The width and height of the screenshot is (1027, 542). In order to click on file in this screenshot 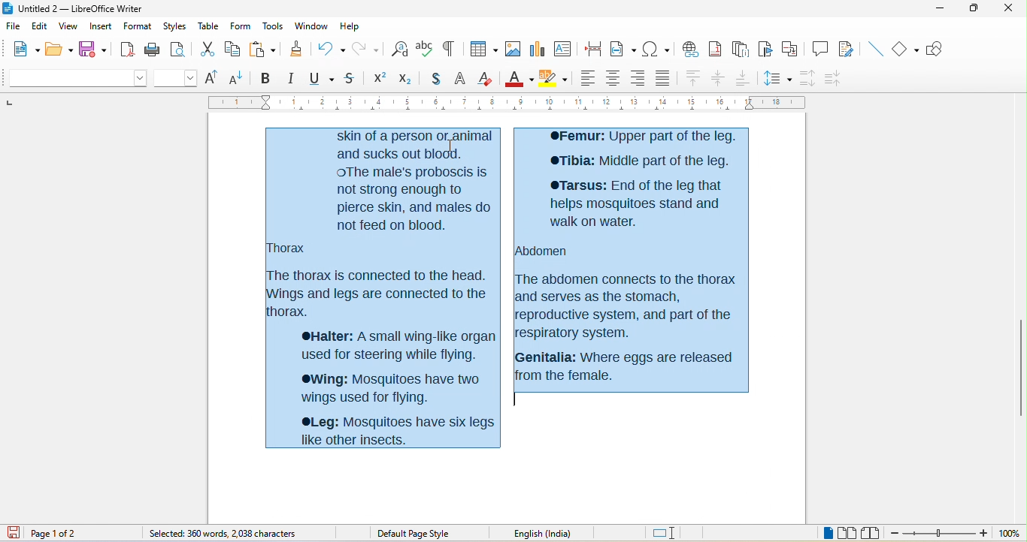, I will do `click(13, 27)`.